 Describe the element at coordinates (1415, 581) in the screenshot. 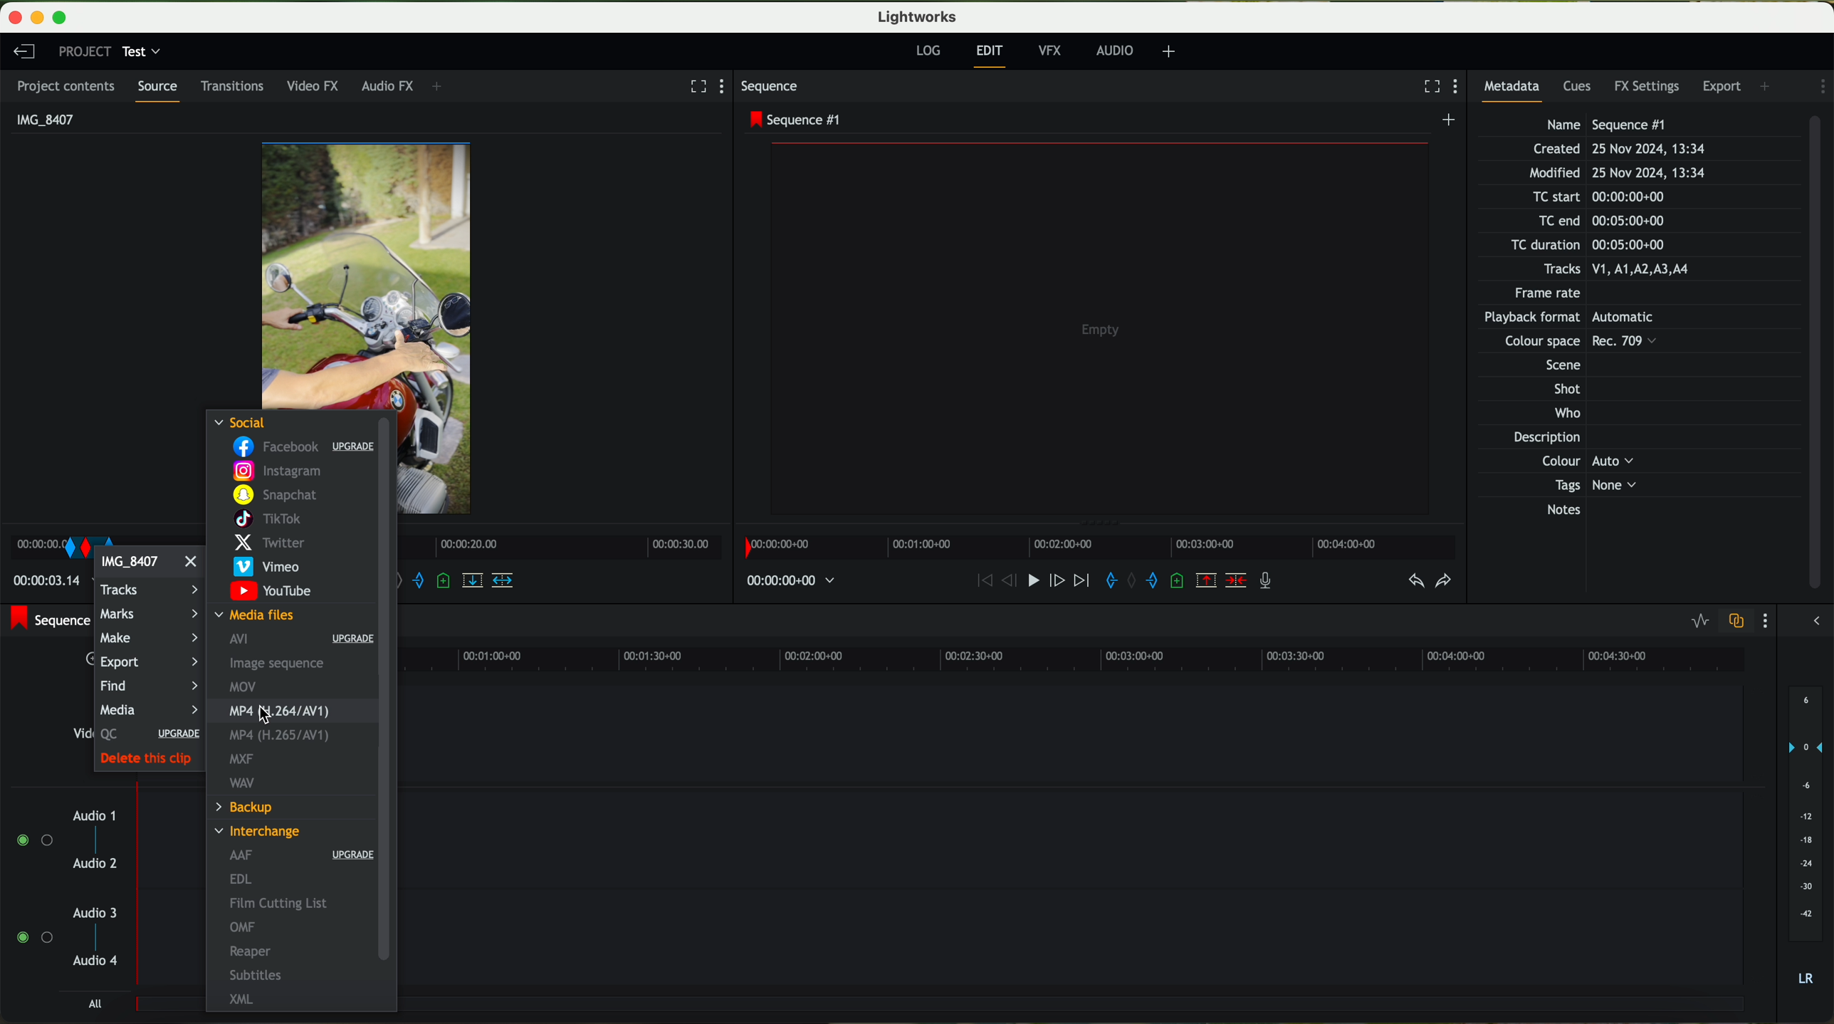

I see `undo` at that location.